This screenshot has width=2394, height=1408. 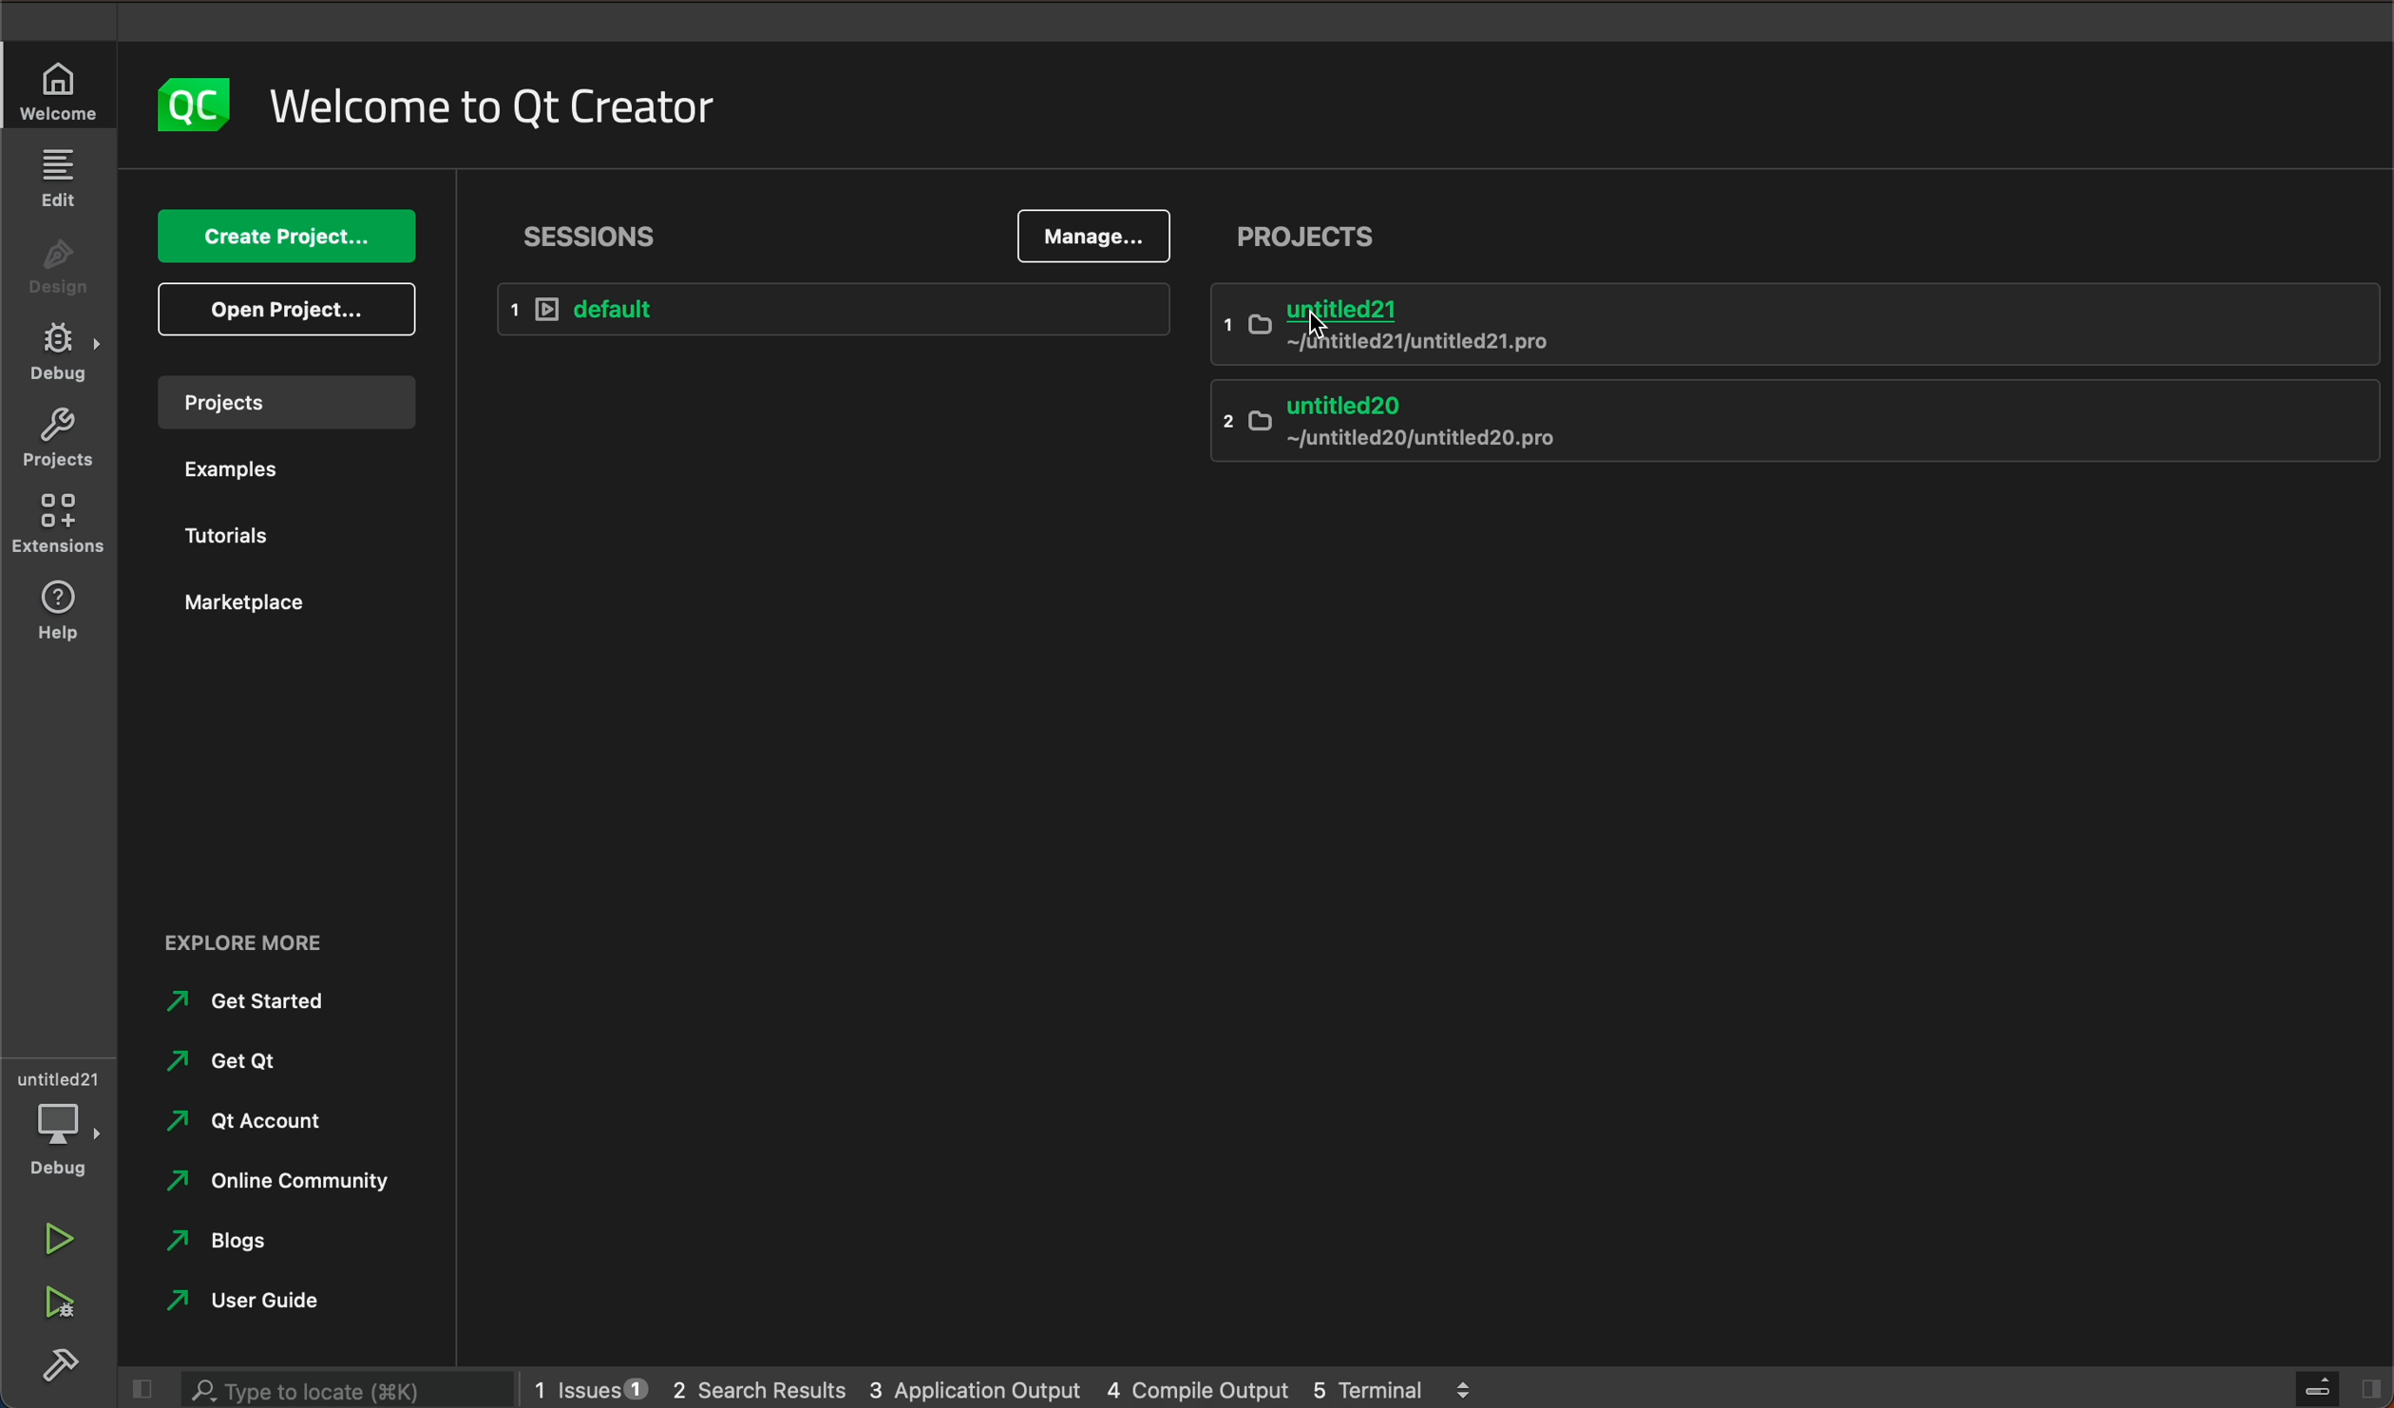 What do you see at coordinates (204, 107) in the screenshot?
I see `logo` at bounding box center [204, 107].